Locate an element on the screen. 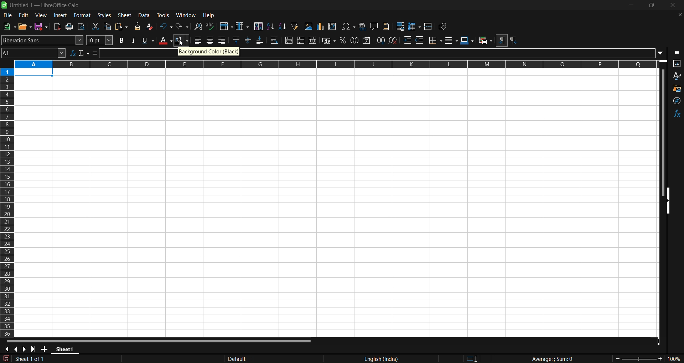  formula is located at coordinates (555, 358).